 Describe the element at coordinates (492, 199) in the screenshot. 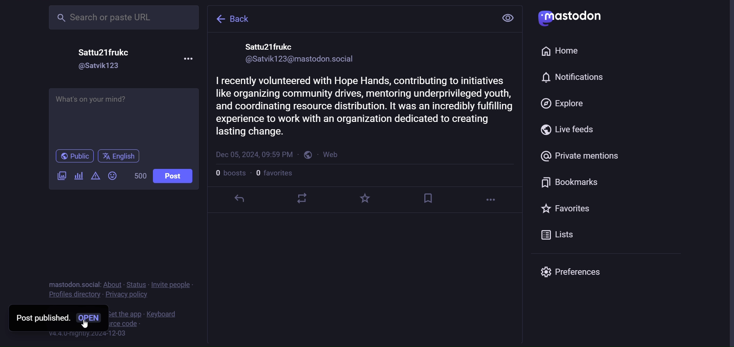

I see `more` at that location.